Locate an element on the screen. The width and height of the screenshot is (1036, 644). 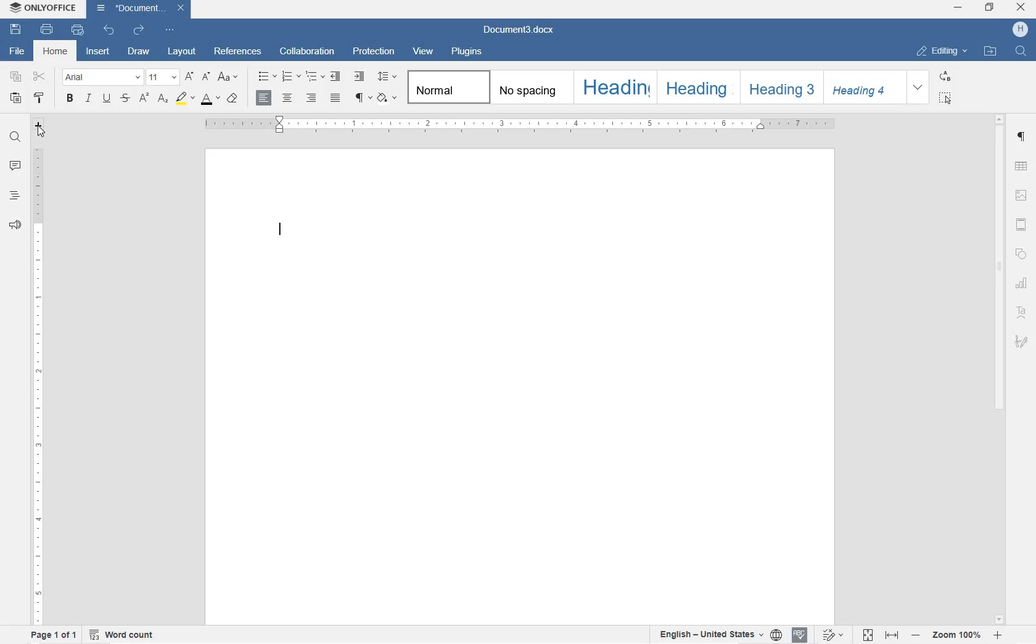
SUBSCRIPT is located at coordinates (163, 99).